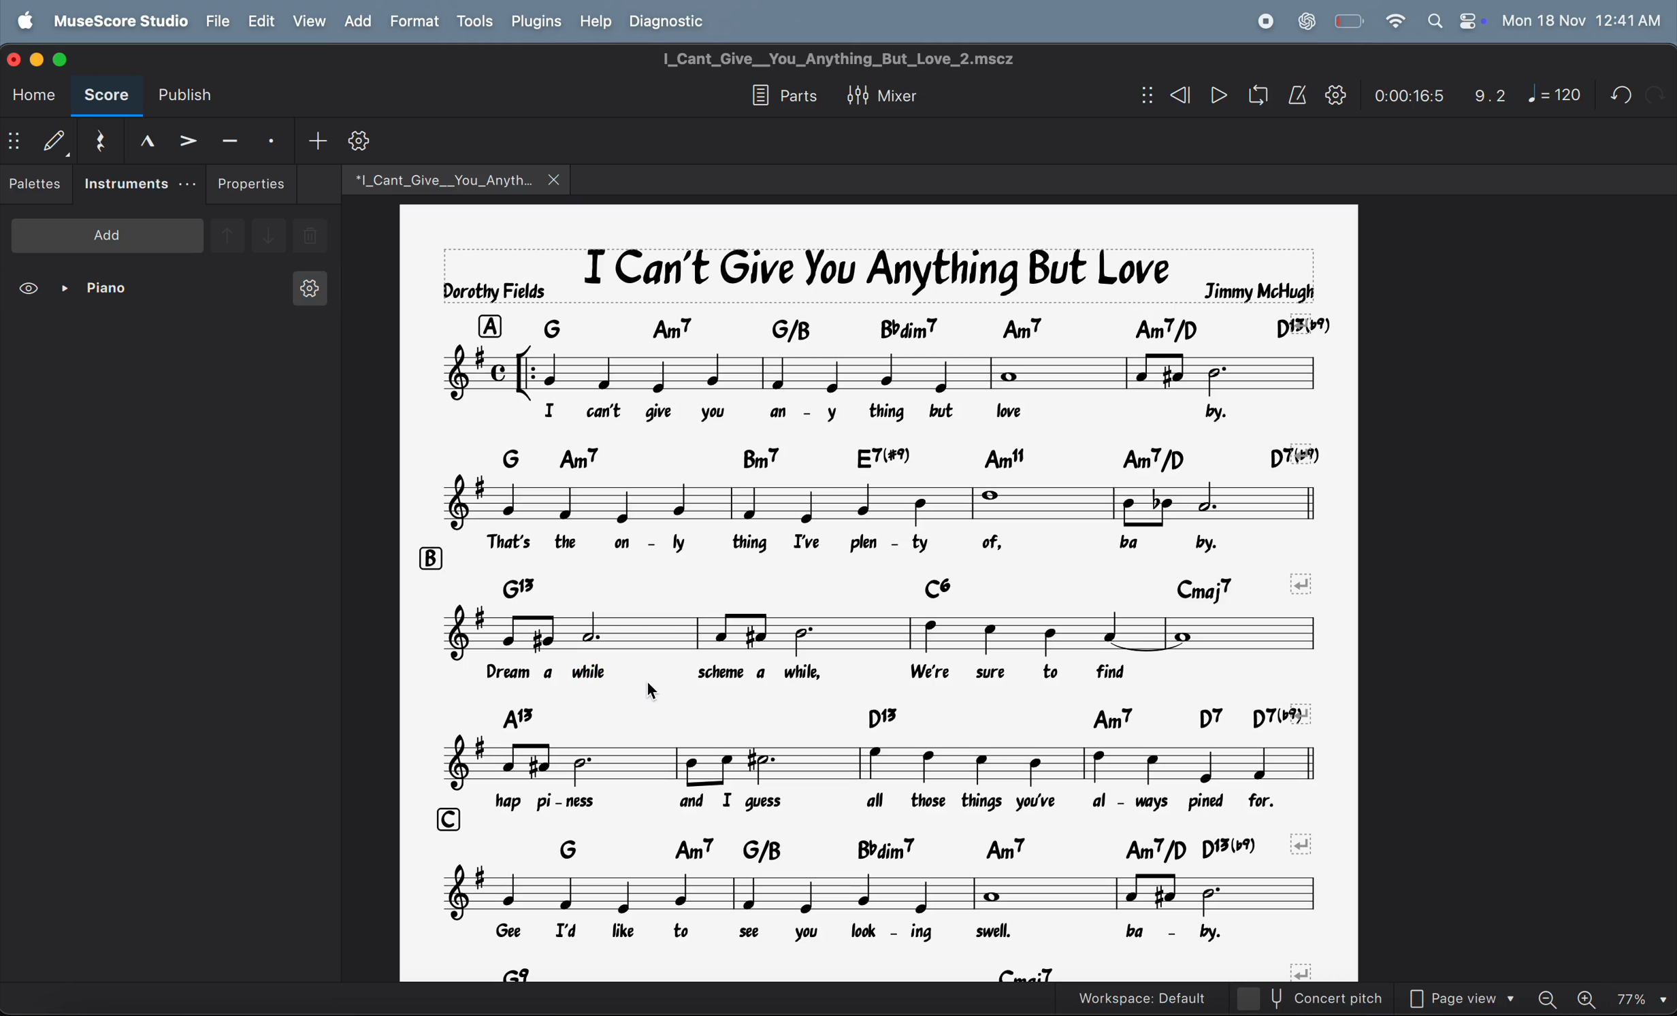 This screenshot has height=1016, width=1677. Describe the element at coordinates (123, 21) in the screenshot. I see `musescore studio` at that location.